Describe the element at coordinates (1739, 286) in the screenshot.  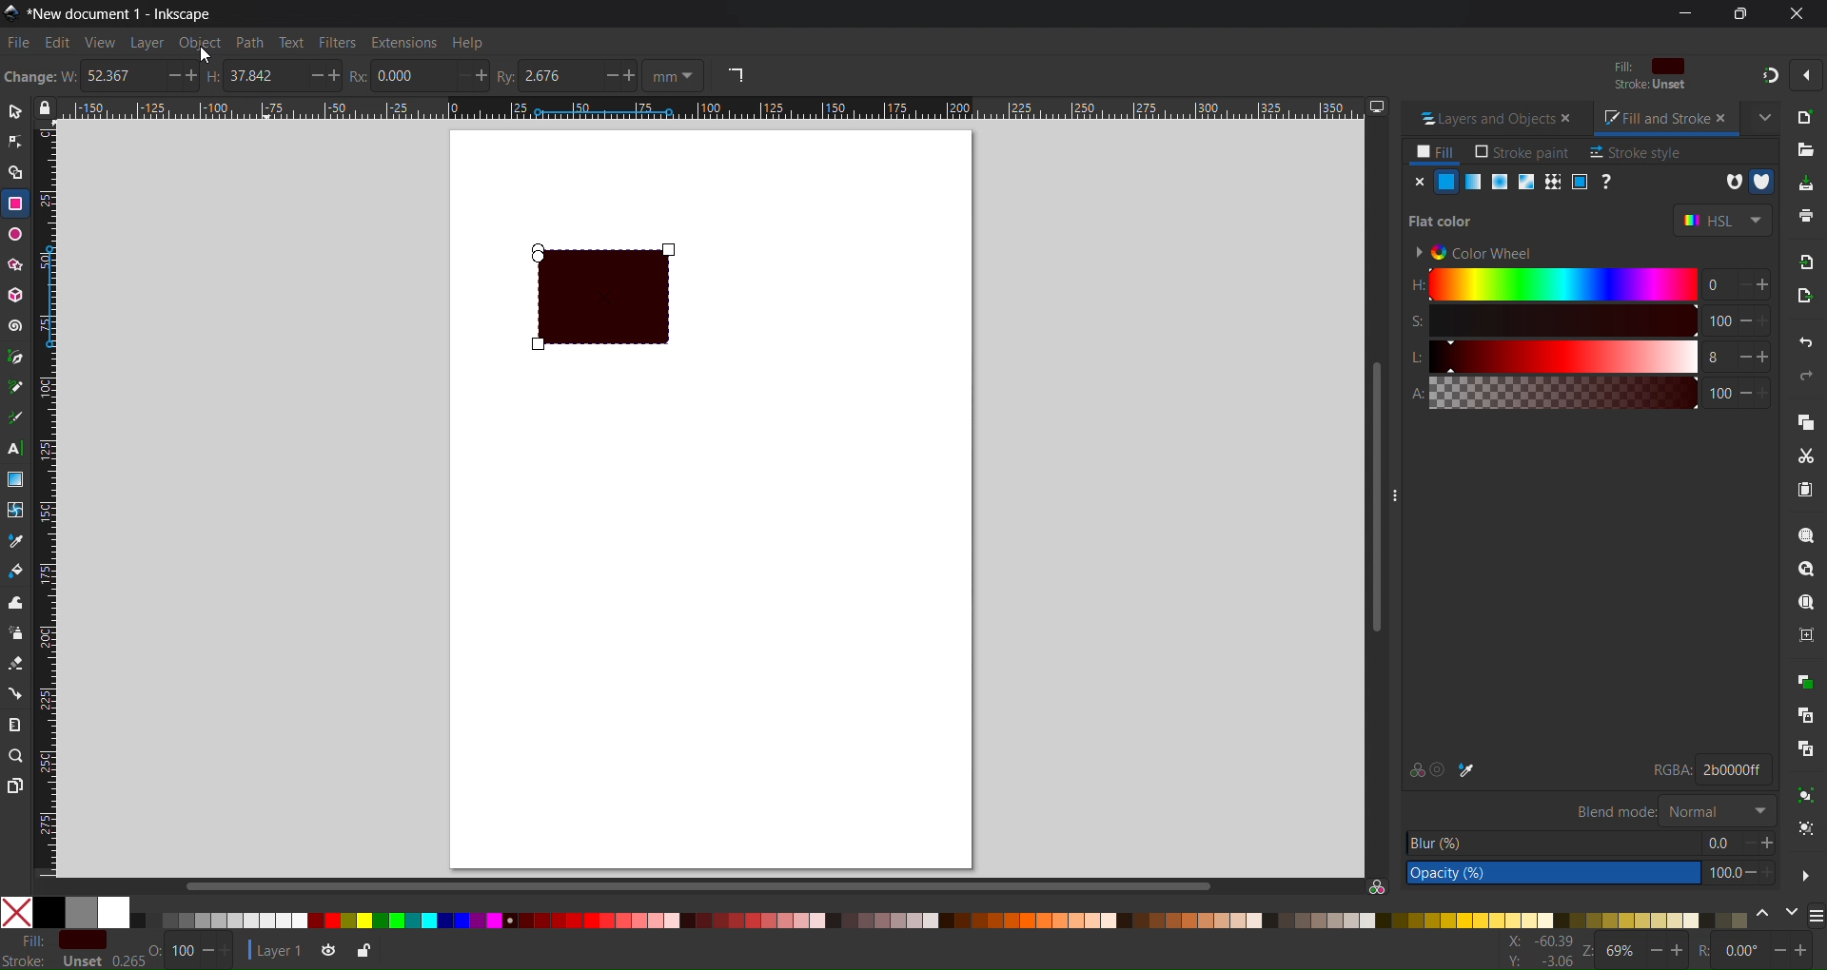
I see `increase hue` at that location.